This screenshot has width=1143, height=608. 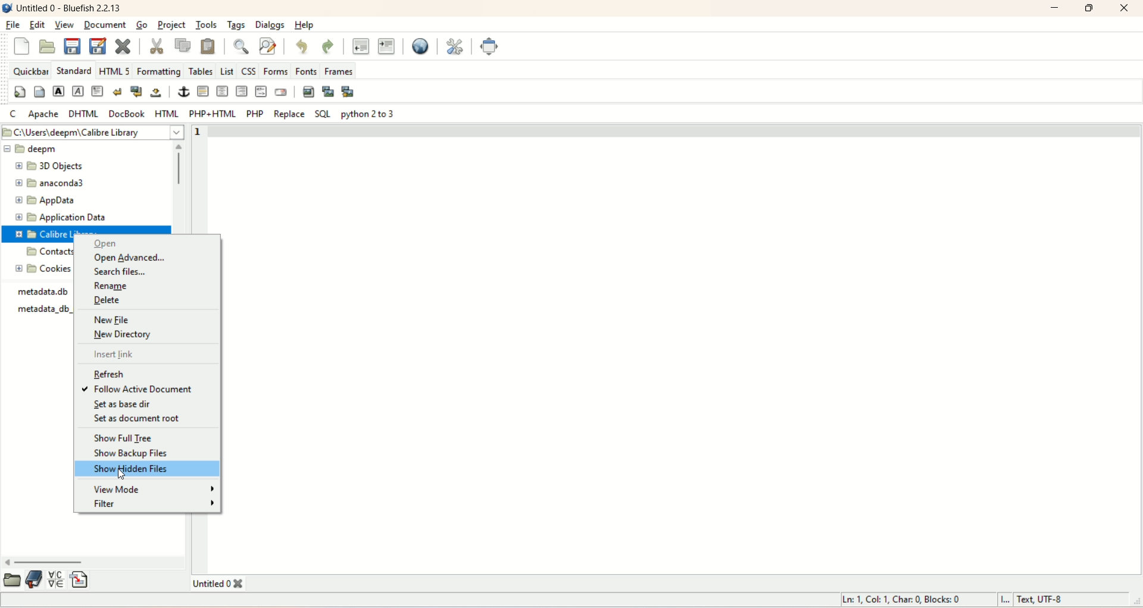 I want to click on save file as, so click(x=97, y=46).